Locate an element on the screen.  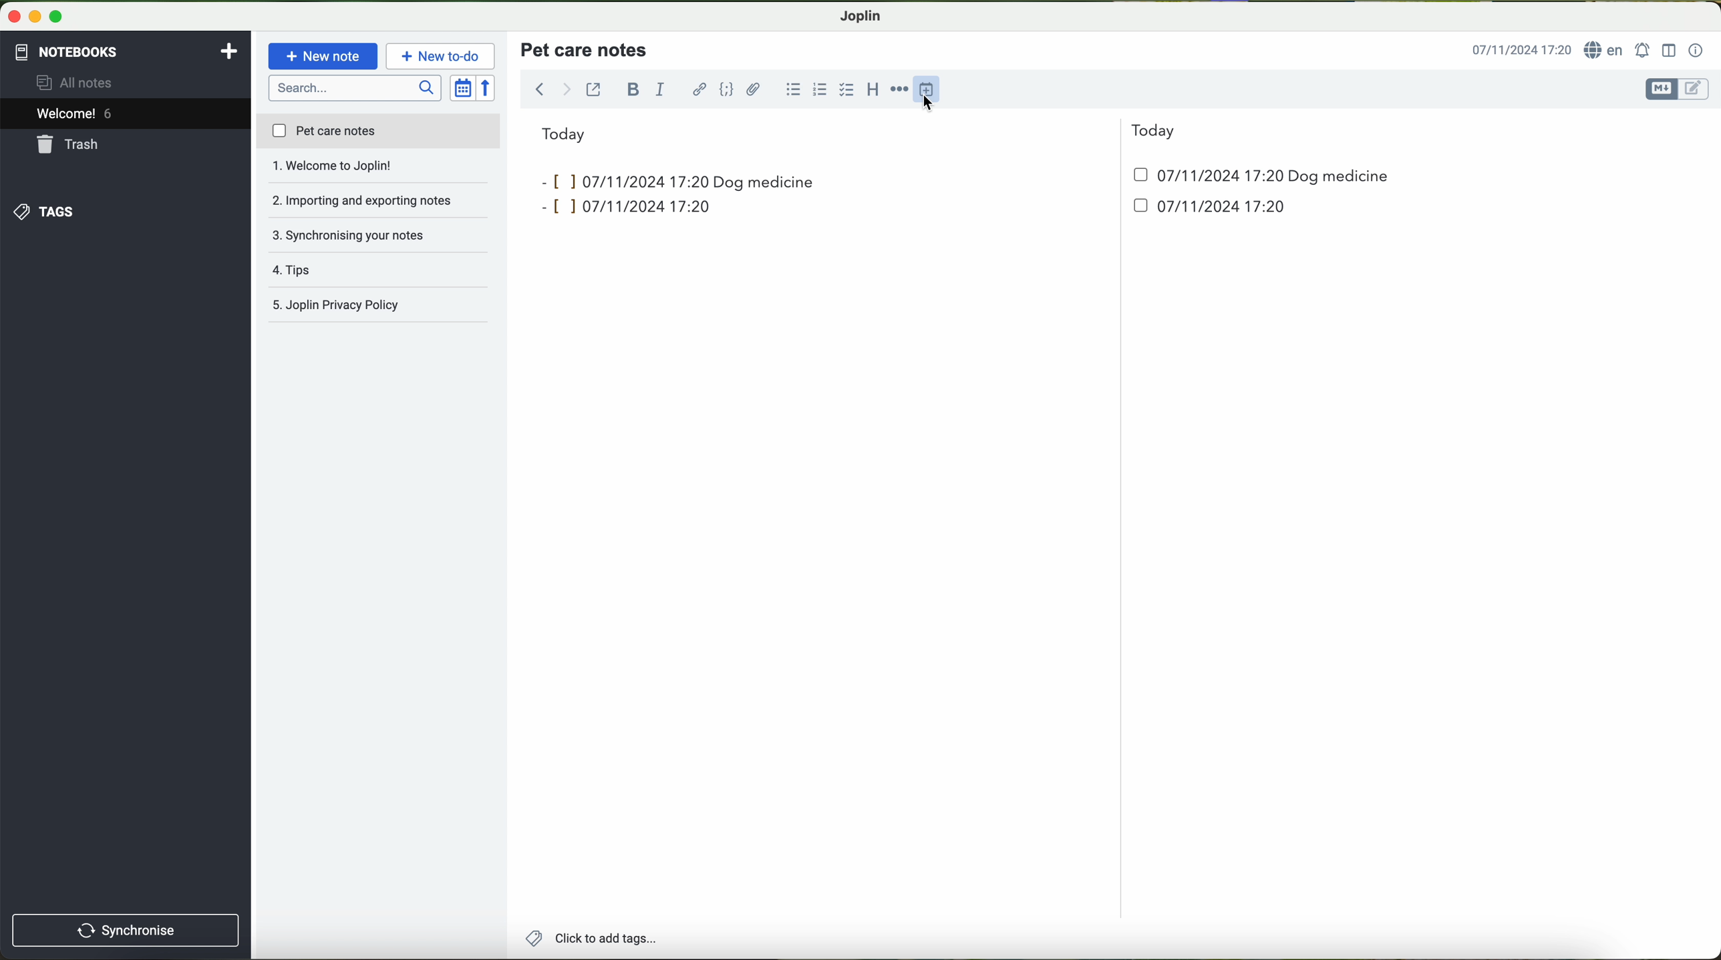
navigation arrows is located at coordinates (551, 89).